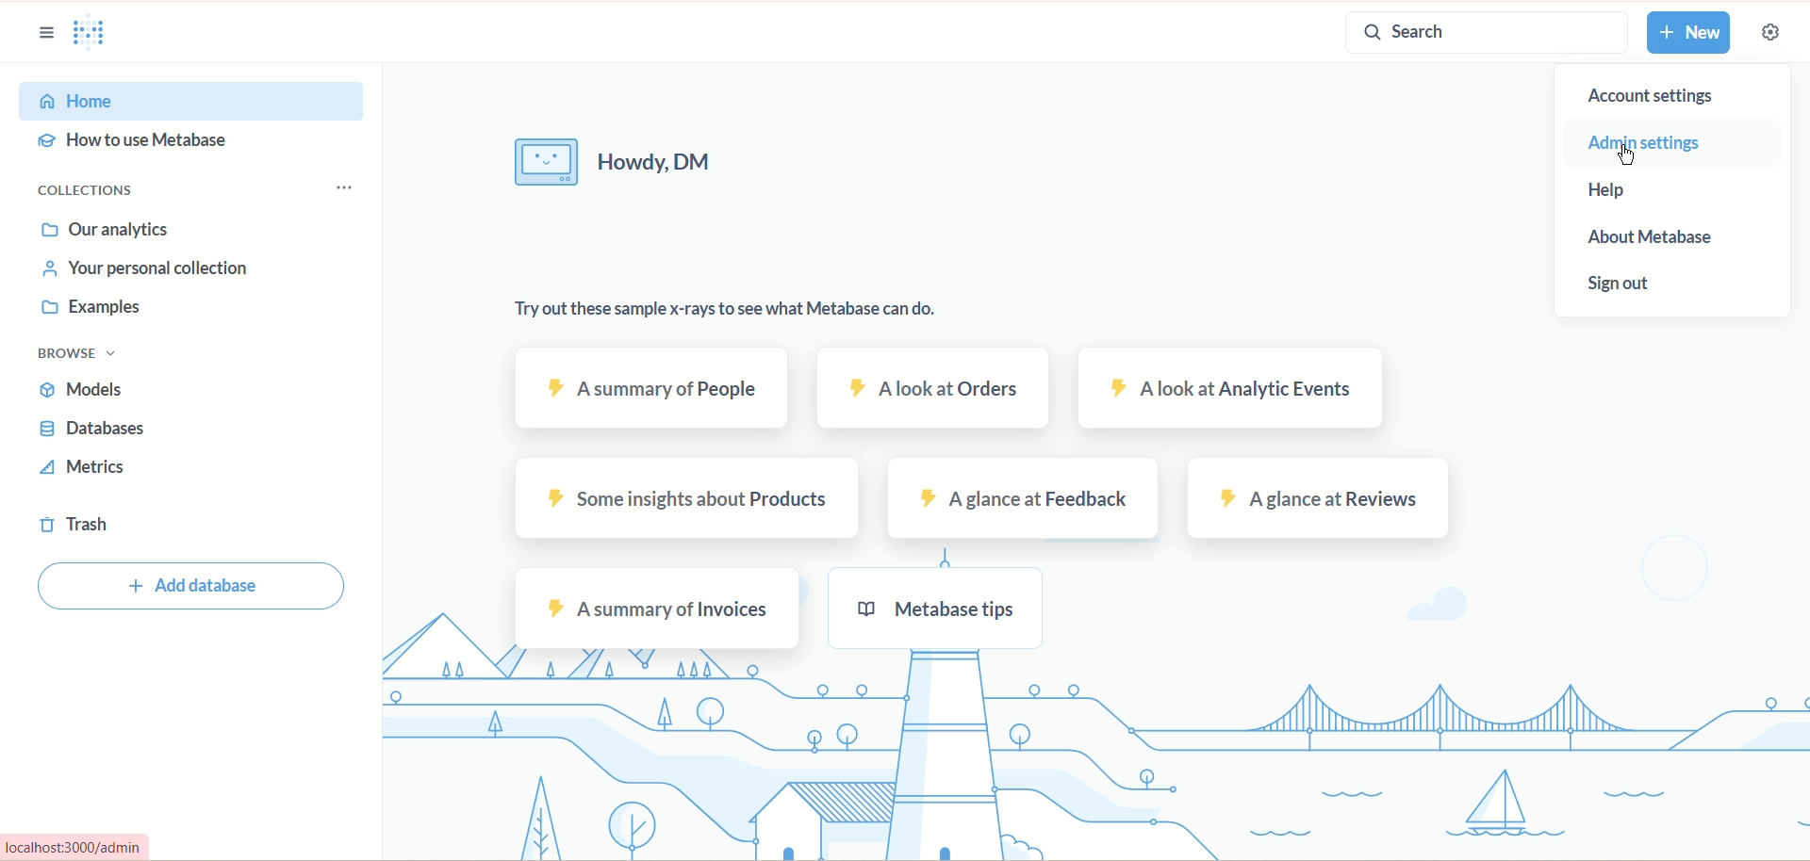 The height and width of the screenshot is (861, 1810). I want to click on examples, so click(97, 311).